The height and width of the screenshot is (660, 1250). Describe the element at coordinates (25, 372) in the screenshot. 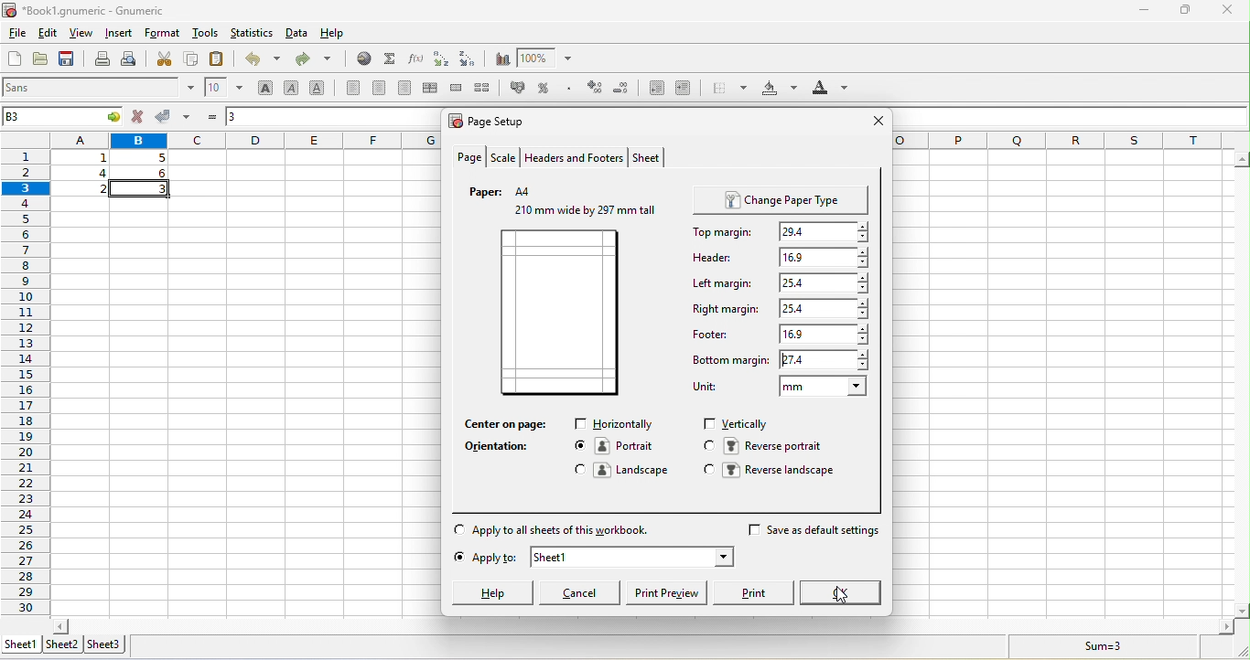

I see `rows` at that location.